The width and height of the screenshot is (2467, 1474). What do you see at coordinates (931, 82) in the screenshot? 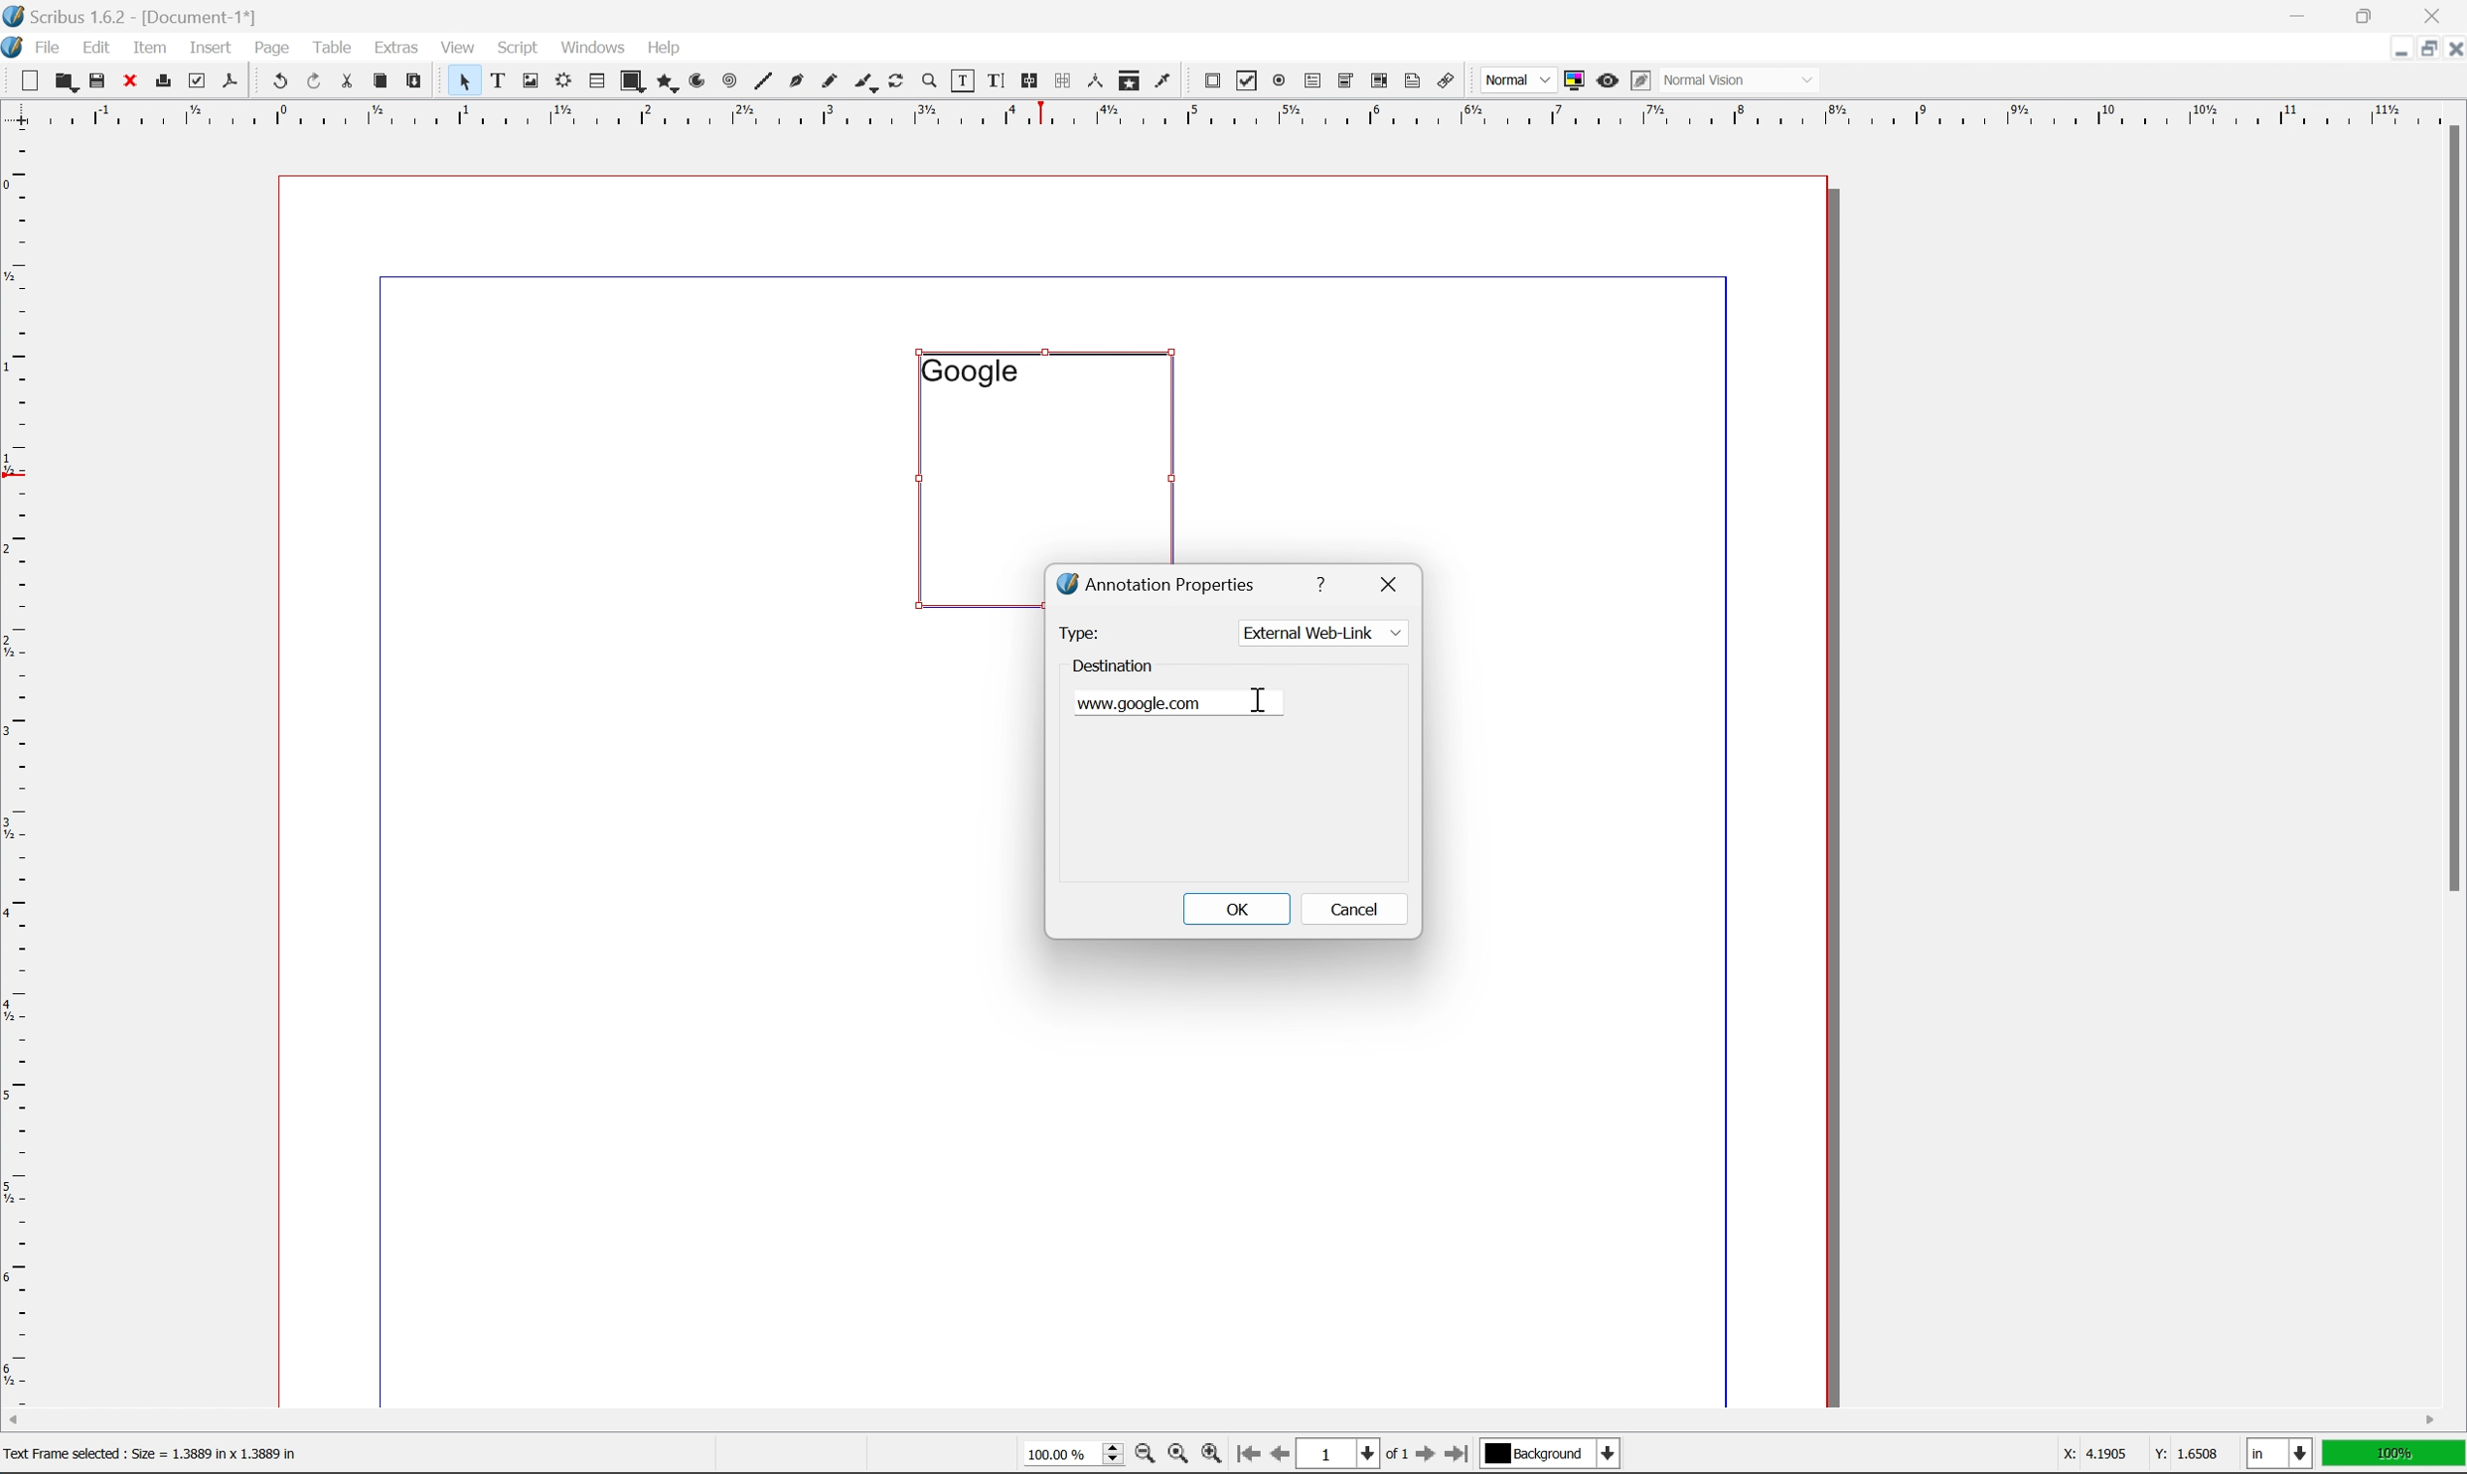
I see `zoom in or zoom out` at bounding box center [931, 82].